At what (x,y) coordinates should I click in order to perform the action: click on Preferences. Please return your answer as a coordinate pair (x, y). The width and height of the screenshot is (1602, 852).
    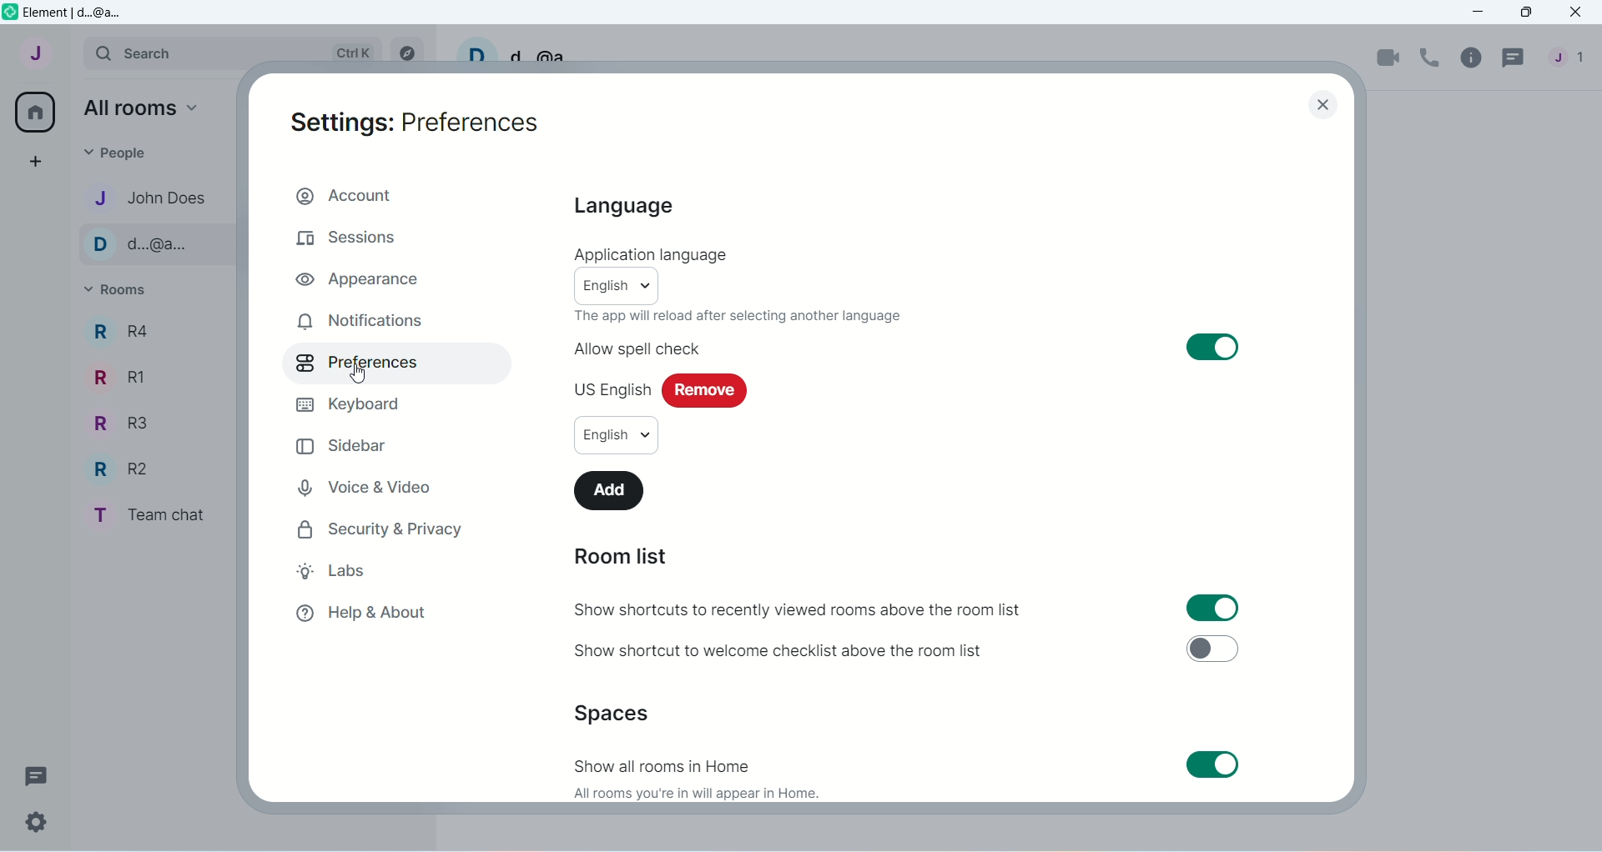
    Looking at the image, I should click on (358, 368).